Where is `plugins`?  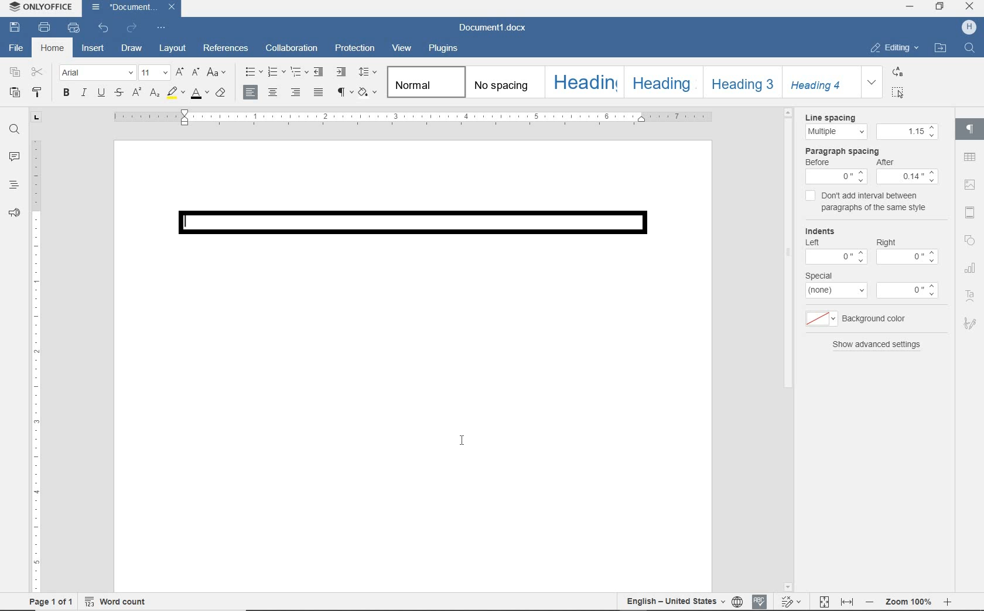
plugins is located at coordinates (448, 49).